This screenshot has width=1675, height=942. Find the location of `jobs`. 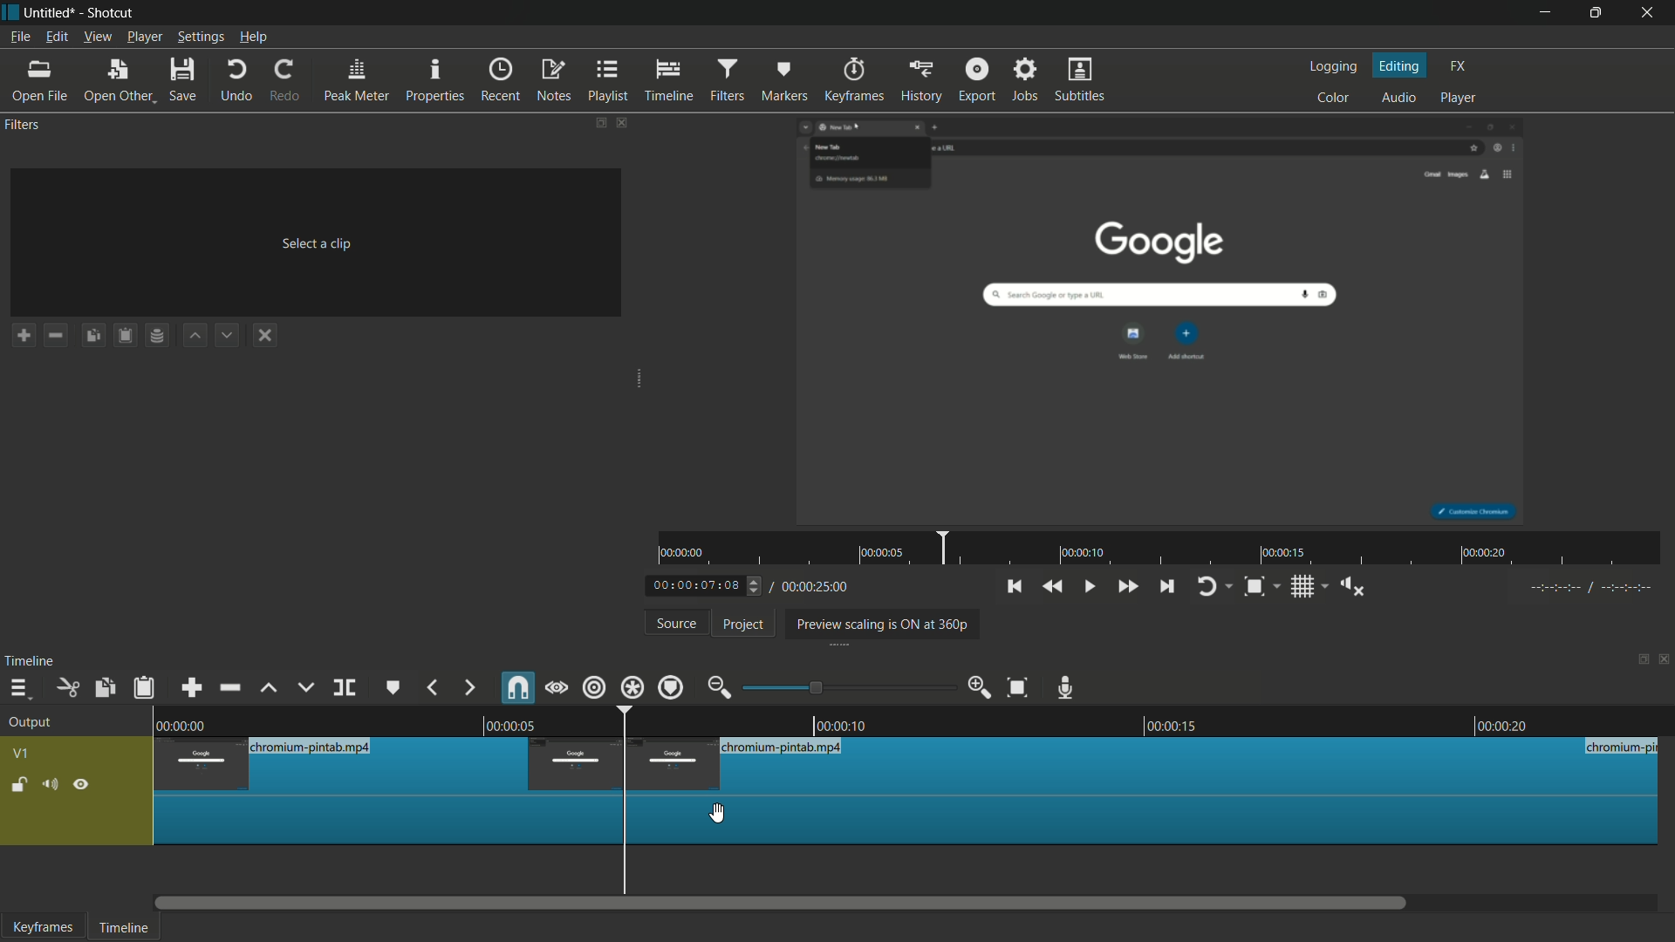

jobs is located at coordinates (1023, 79).